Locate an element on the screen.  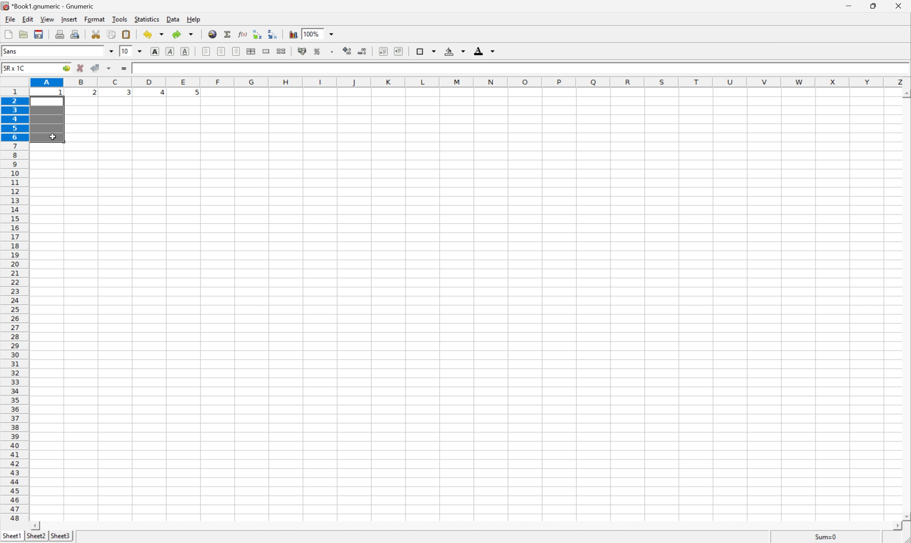
font is located at coordinates (13, 52).